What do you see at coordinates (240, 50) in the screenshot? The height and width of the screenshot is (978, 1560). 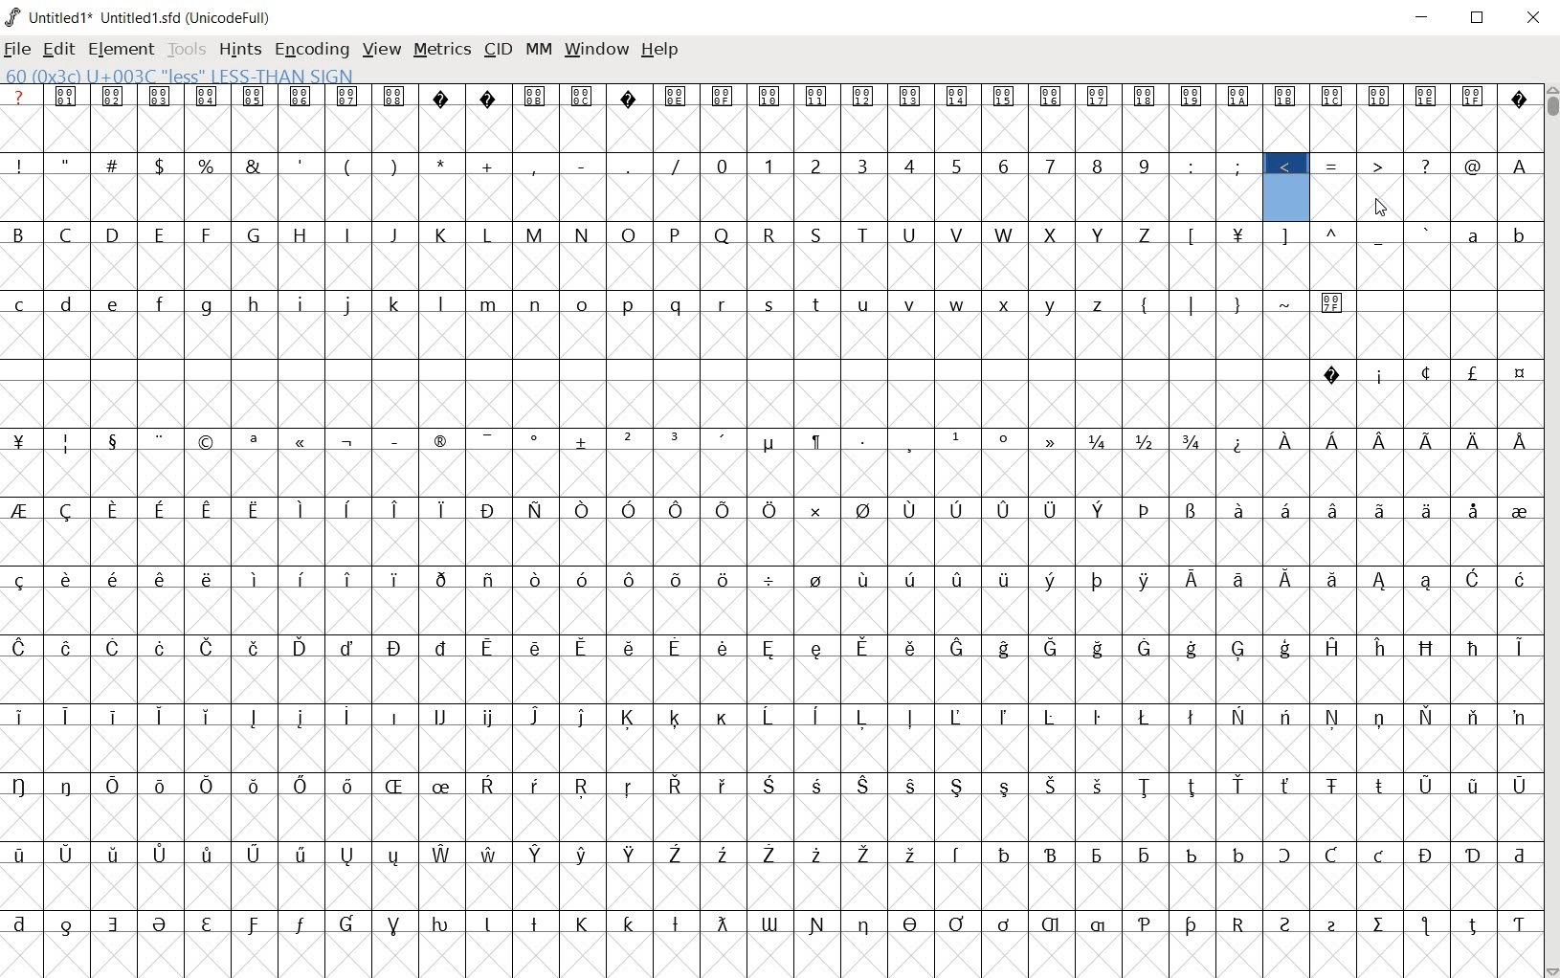 I see `hints` at bounding box center [240, 50].